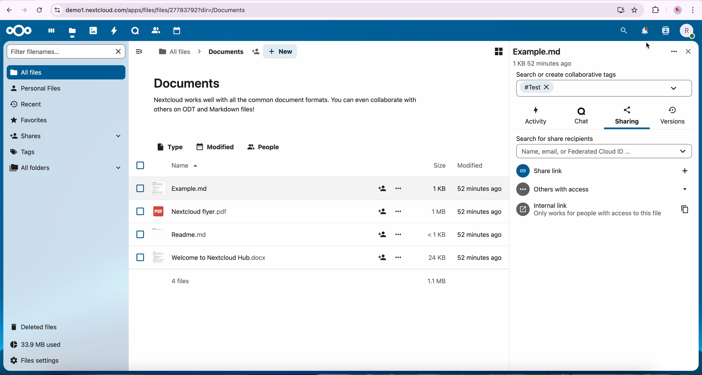 This screenshot has height=375, width=702. Describe the element at coordinates (648, 45) in the screenshot. I see `cursor` at that location.